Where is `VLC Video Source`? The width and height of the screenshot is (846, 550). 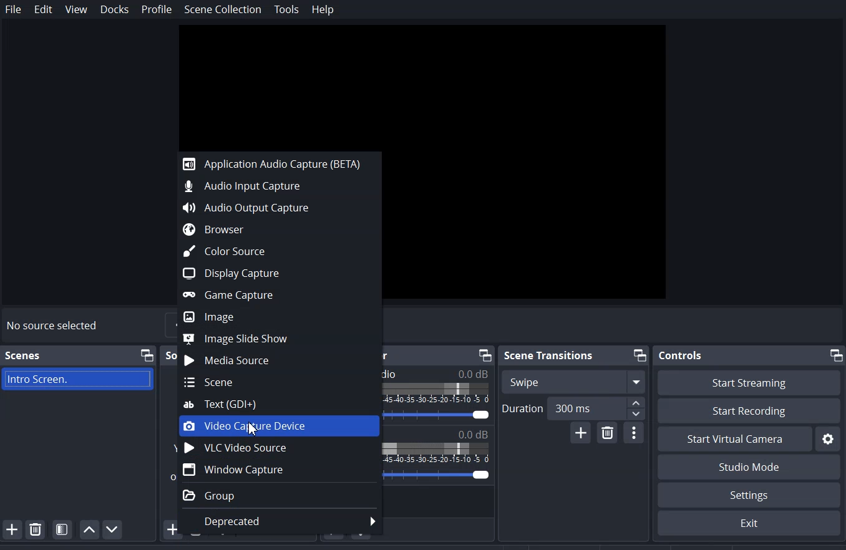 VLC Video Source is located at coordinates (272, 449).